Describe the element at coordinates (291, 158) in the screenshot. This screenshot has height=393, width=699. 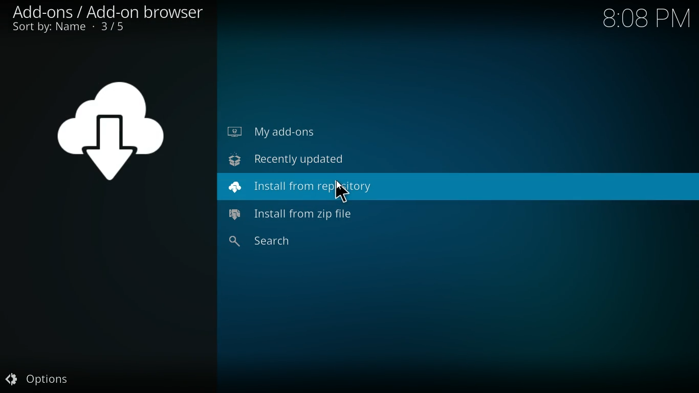
I see `recently updated` at that location.